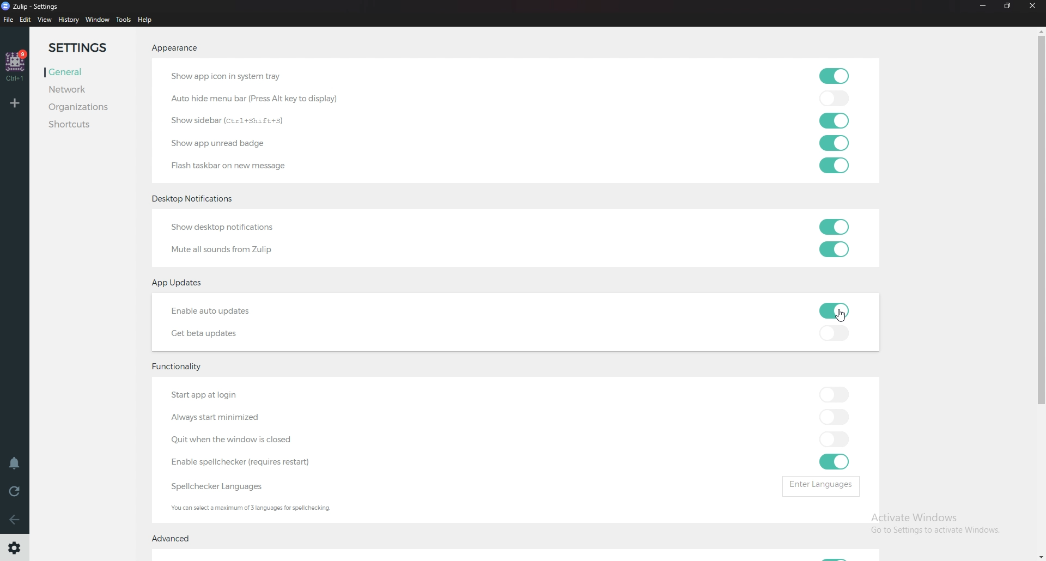 The height and width of the screenshot is (561, 1046). Describe the element at coordinates (82, 71) in the screenshot. I see `general` at that location.